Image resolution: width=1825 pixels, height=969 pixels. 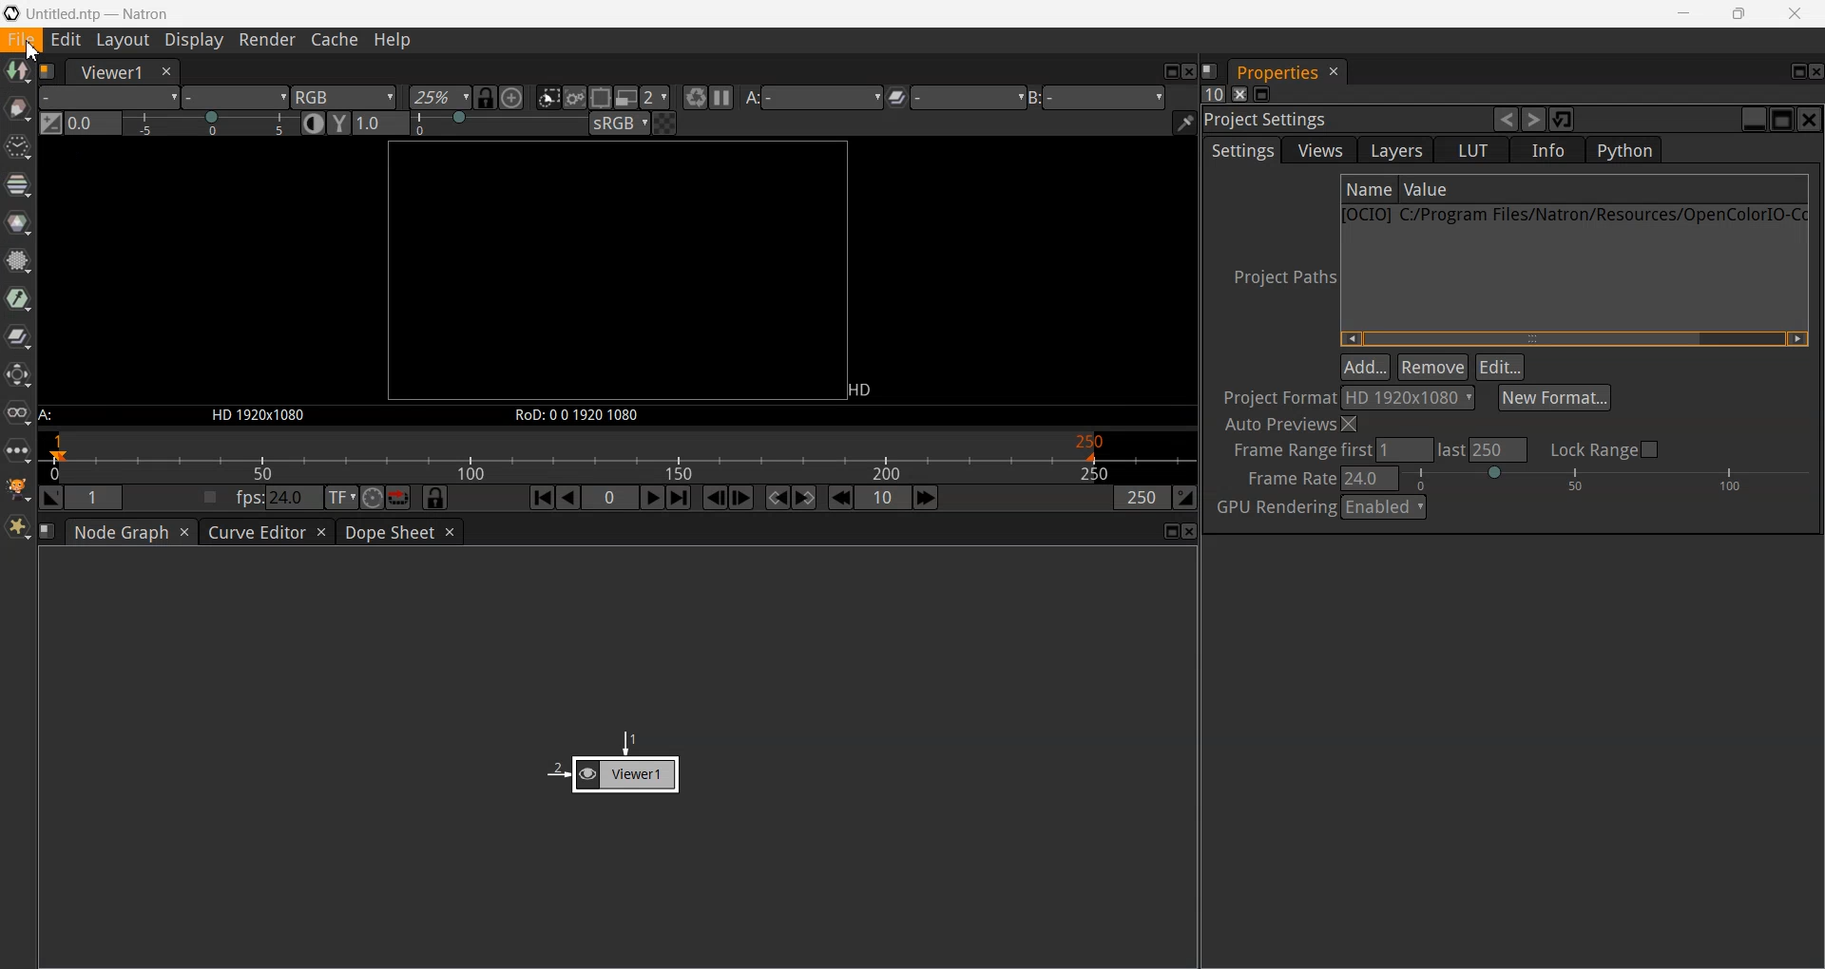 What do you see at coordinates (1191, 531) in the screenshot?
I see `Close` at bounding box center [1191, 531].